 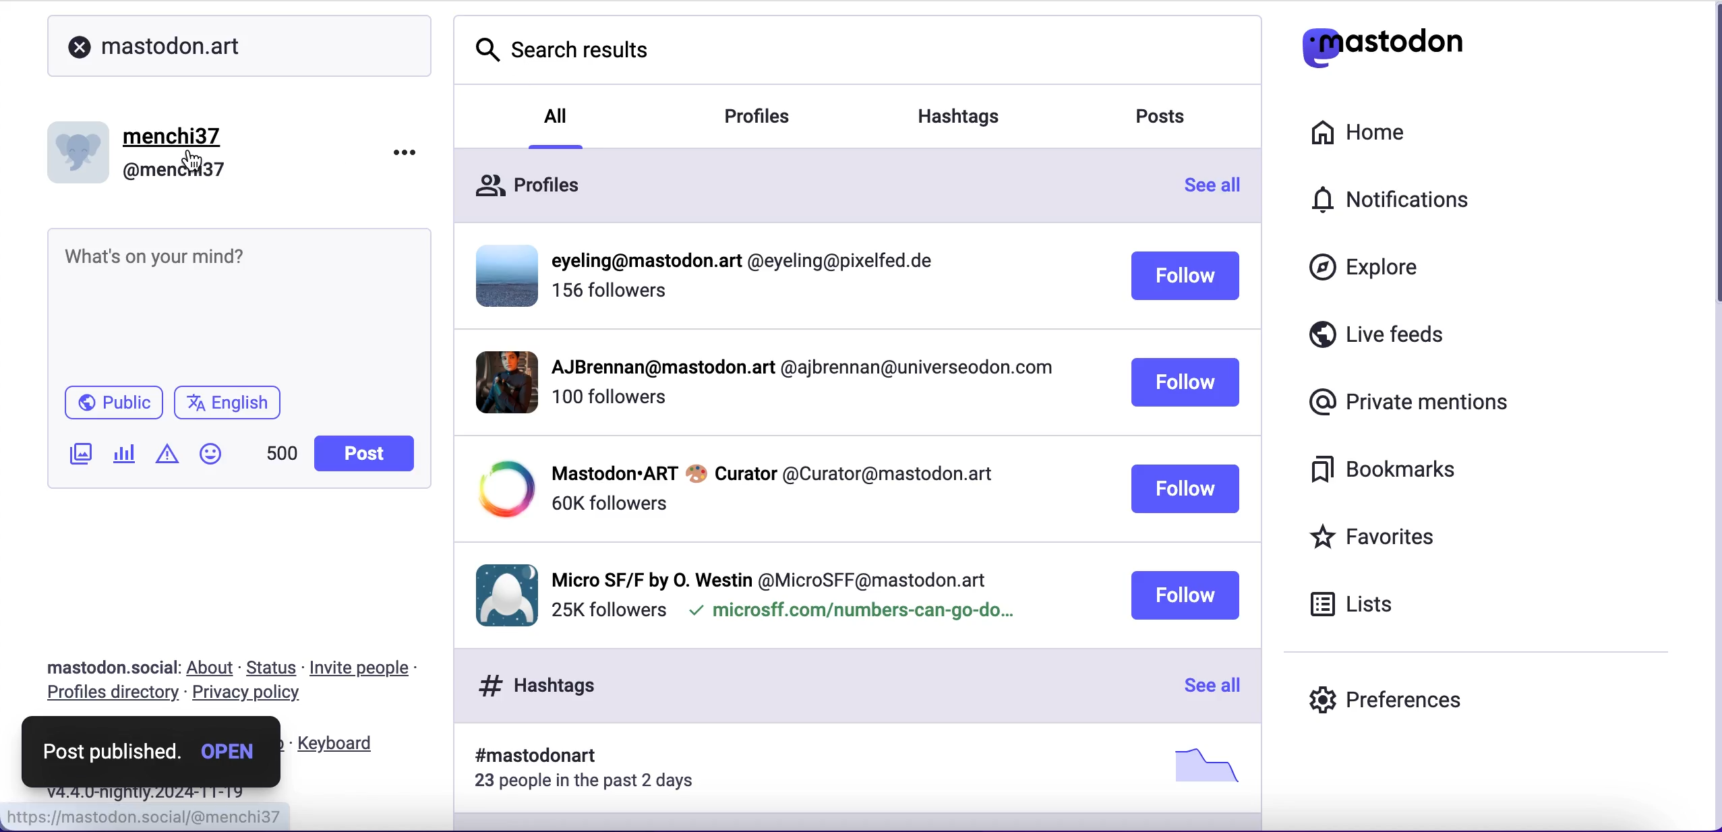 I want to click on display picture, so click(x=502, y=380).